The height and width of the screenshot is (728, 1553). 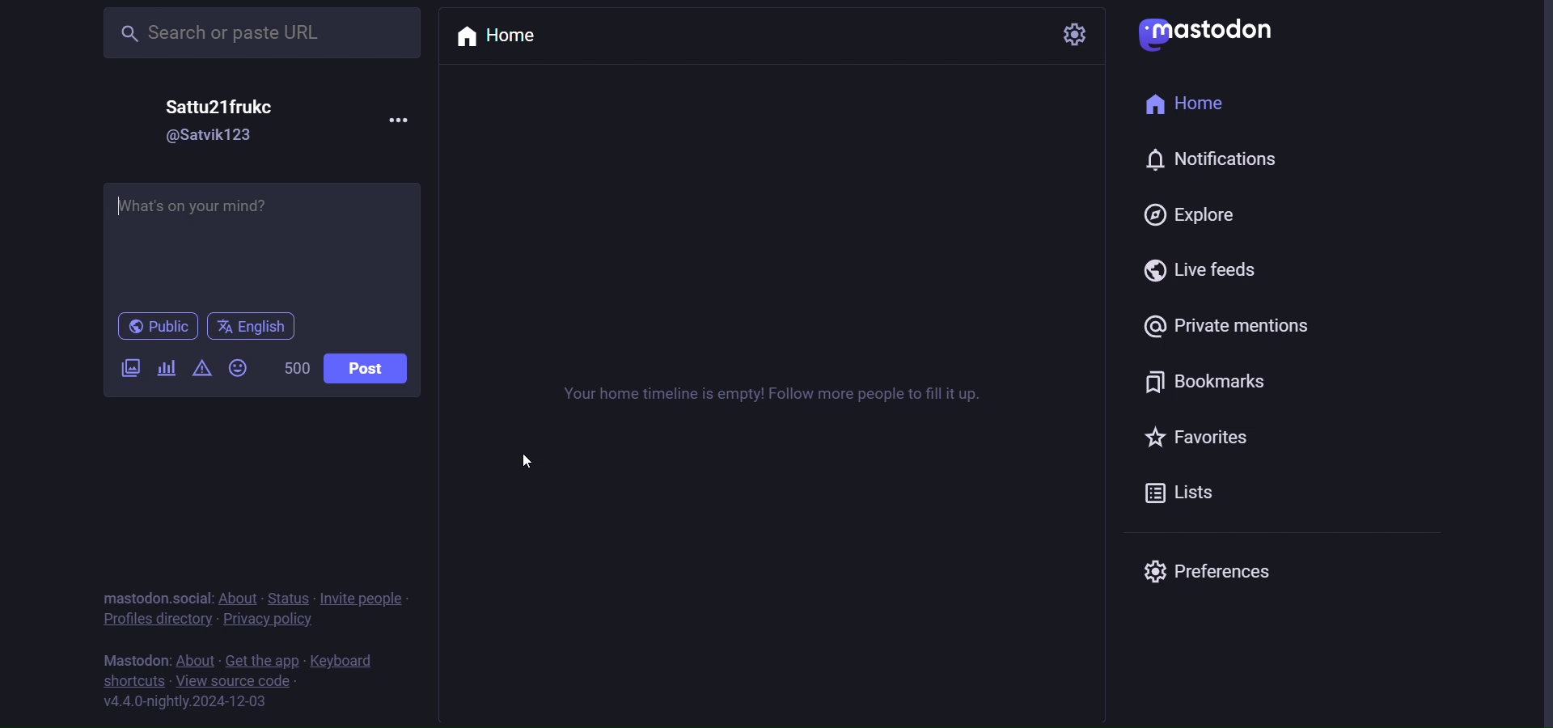 I want to click on live feed, so click(x=1195, y=273).